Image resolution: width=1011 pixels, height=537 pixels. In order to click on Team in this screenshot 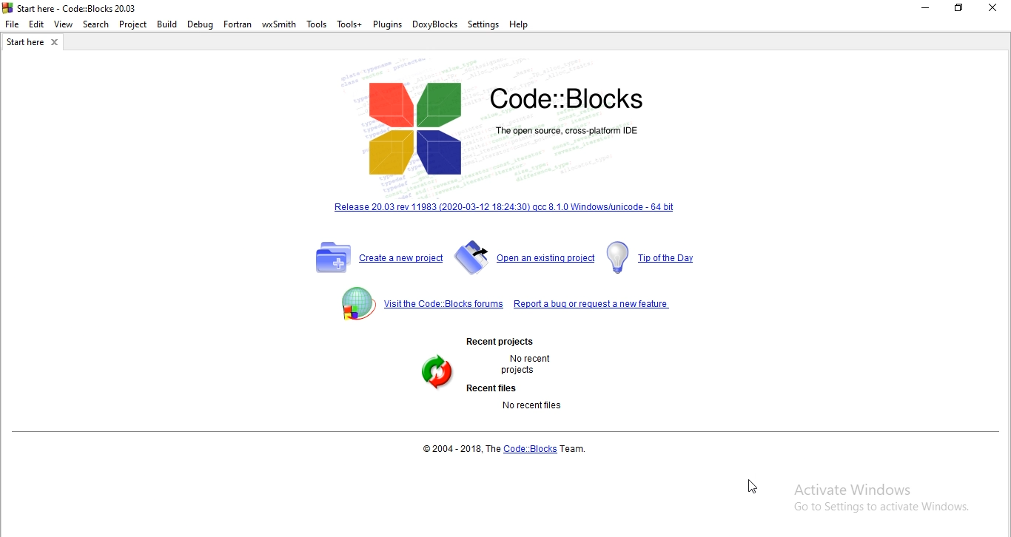, I will do `click(573, 448)`.